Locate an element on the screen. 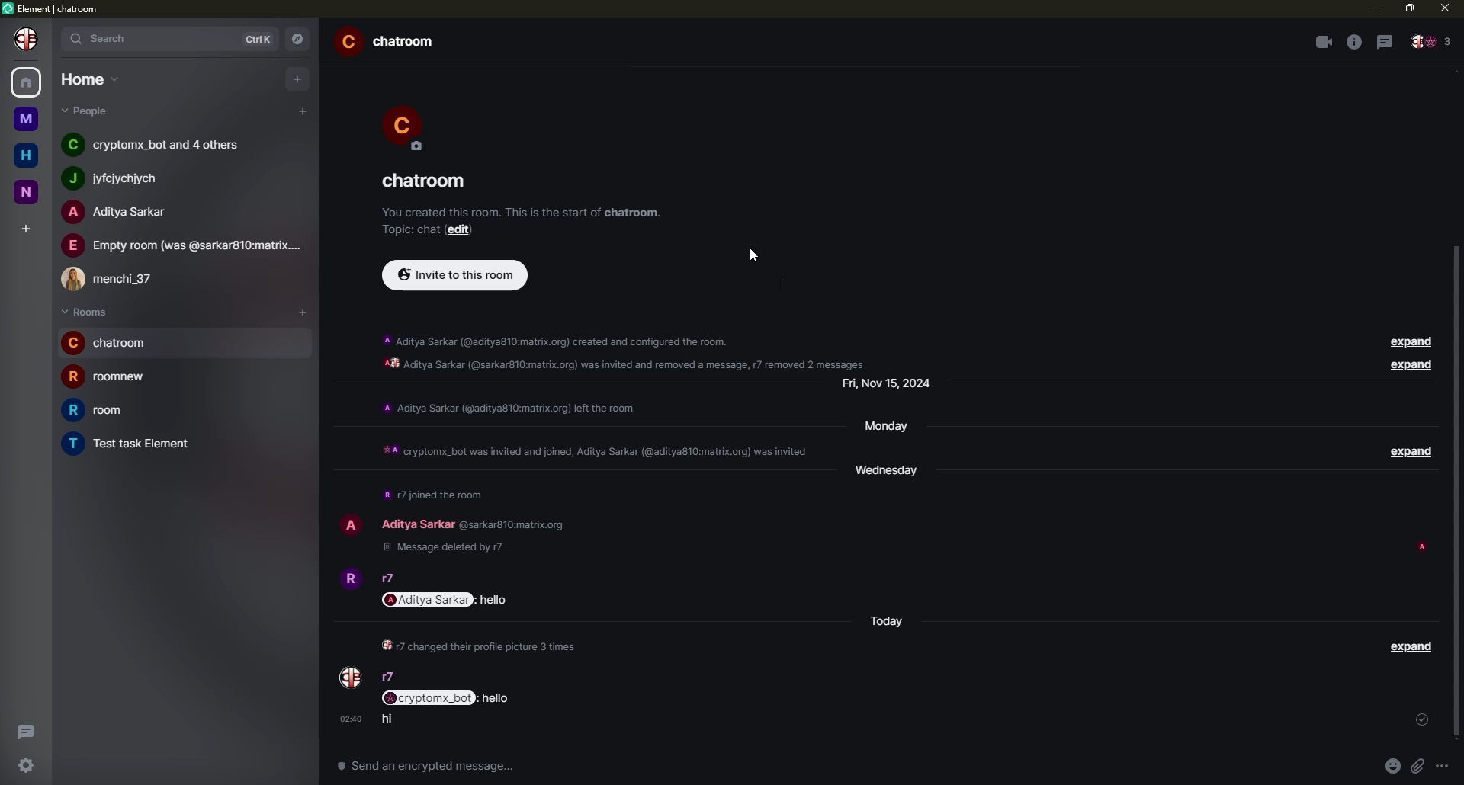 Image resolution: width=1464 pixels, height=785 pixels. add is located at coordinates (24, 226).